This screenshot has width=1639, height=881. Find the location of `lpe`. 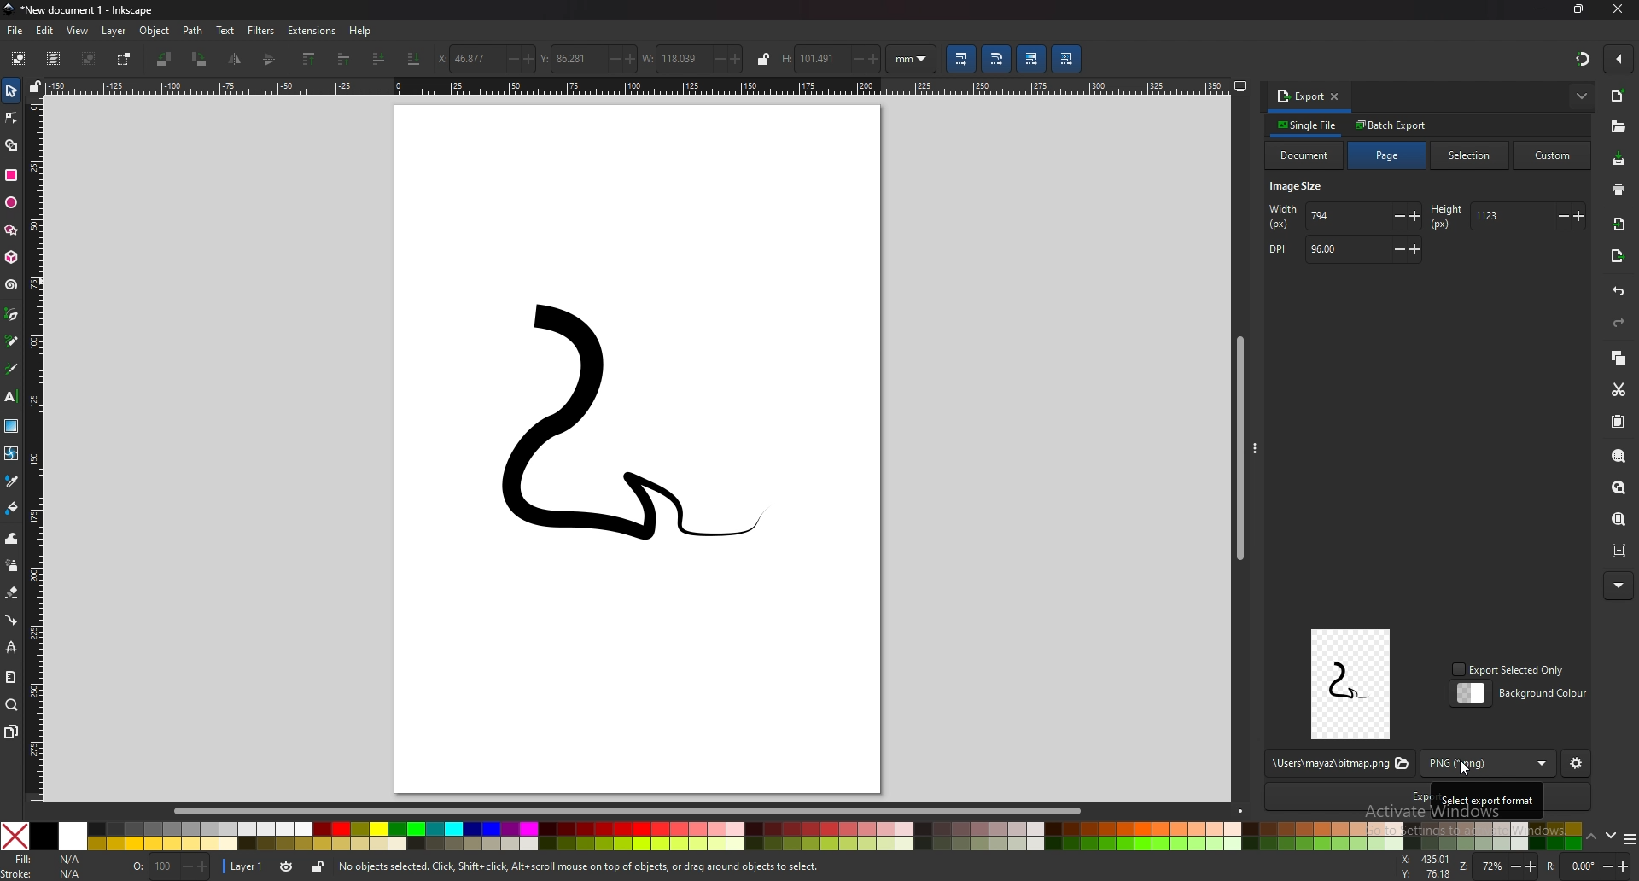

lpe is located at coordinates (10, 647).